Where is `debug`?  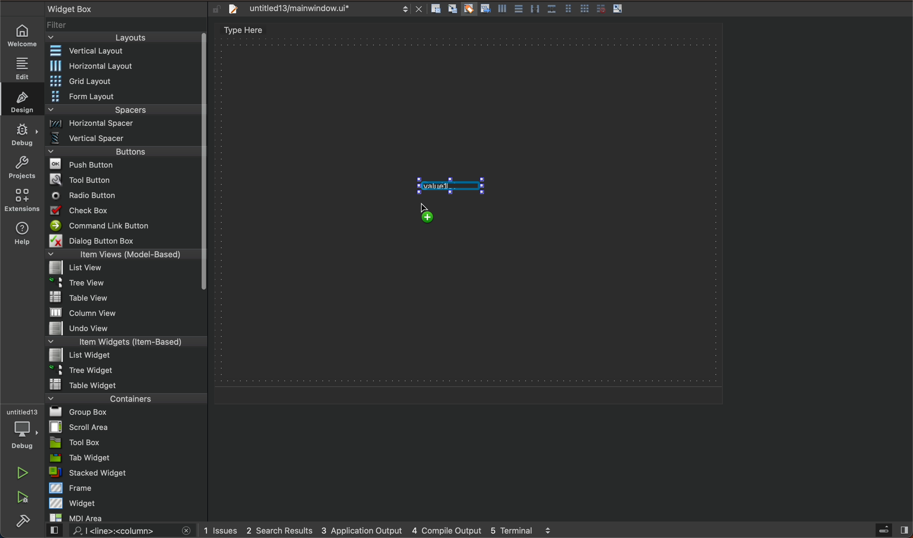
debug is located at coordinates (26, 430).